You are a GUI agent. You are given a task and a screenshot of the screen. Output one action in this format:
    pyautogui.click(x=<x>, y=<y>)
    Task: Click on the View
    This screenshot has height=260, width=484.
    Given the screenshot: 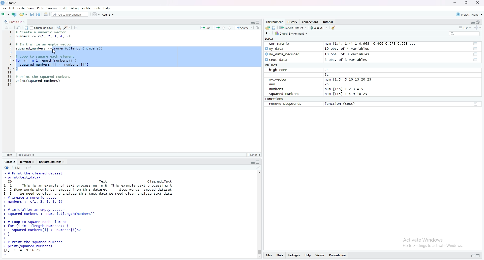 What is the action you would take?
    pyautogui.click(x=31, y=8)
    